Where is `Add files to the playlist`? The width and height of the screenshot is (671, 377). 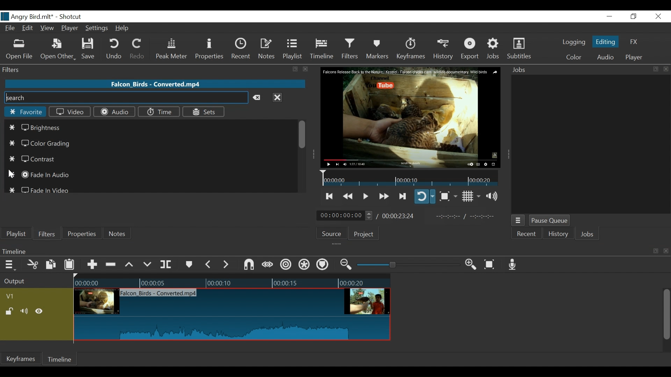 Add files to the playlist is located at coordinates (70, 216).